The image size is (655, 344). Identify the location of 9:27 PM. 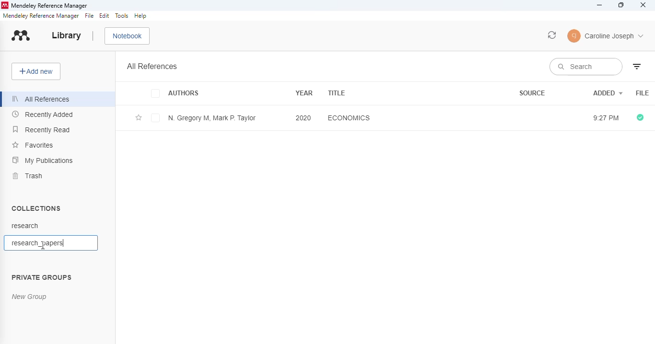
(604, 118).